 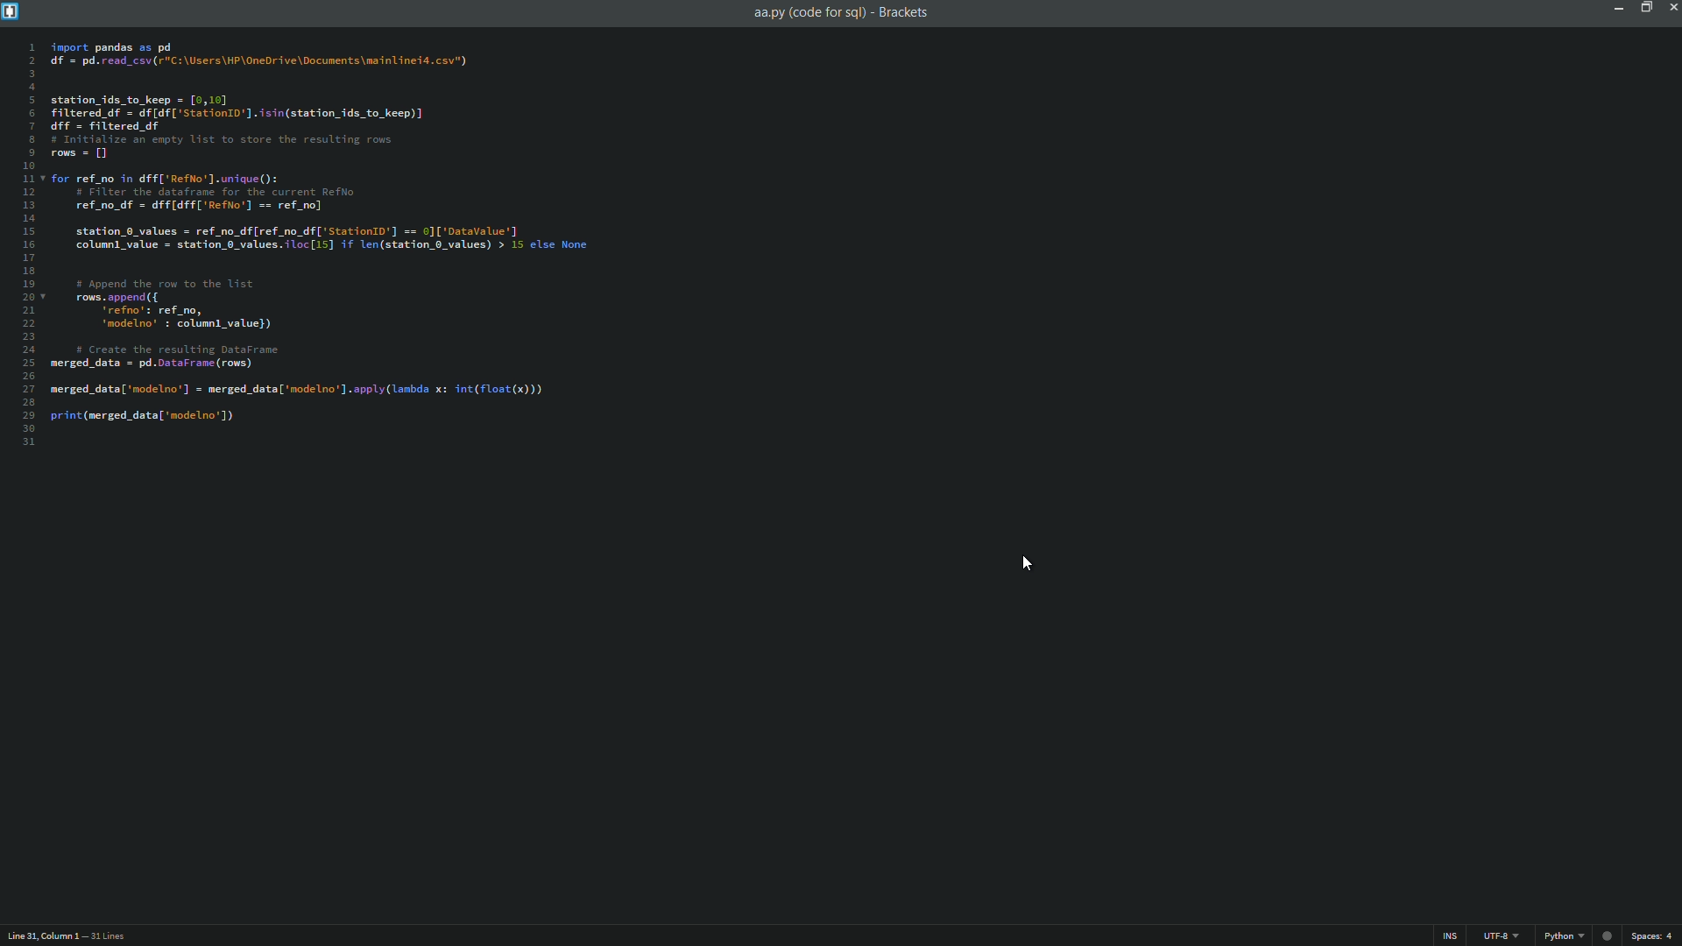 I want to click on file encoding, so click(x=1500, y=936).